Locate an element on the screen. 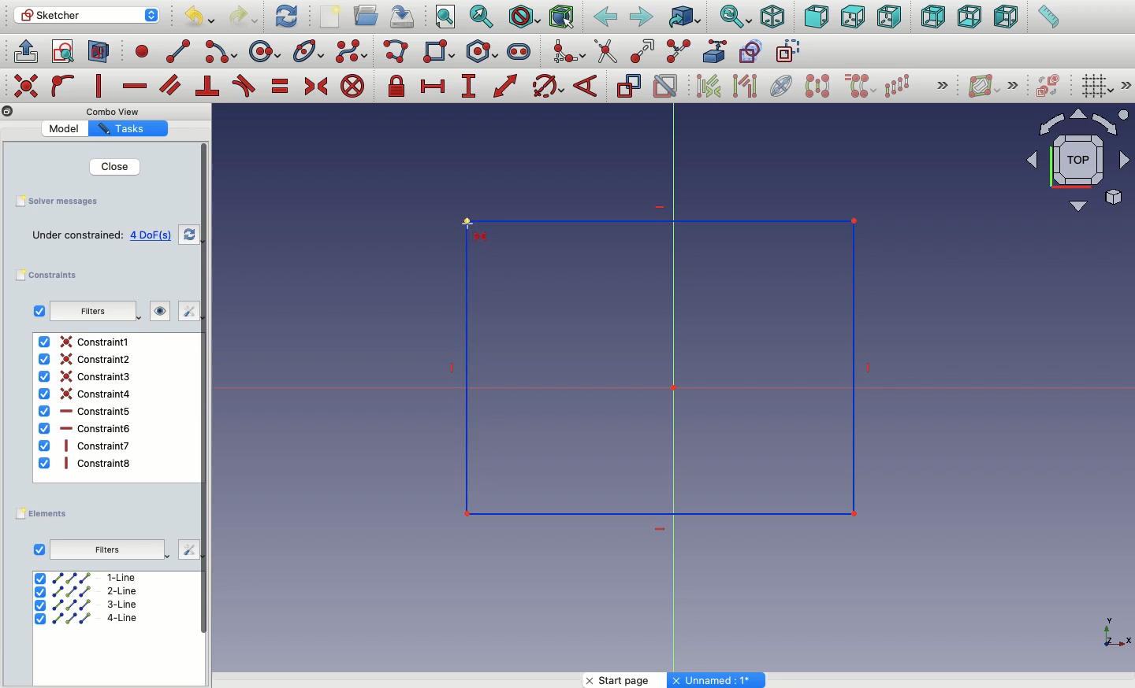 Image resolution: width=1135 pixels, height=688 pixels. Sync view is located at coordinates (735, 17).